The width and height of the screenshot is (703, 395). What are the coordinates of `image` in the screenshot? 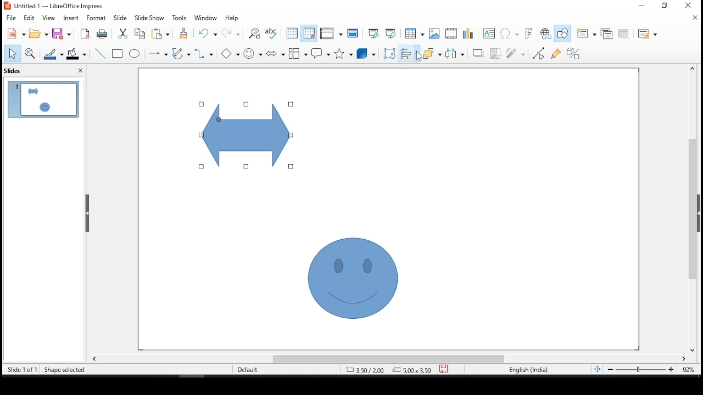 It's located at (434, 33).